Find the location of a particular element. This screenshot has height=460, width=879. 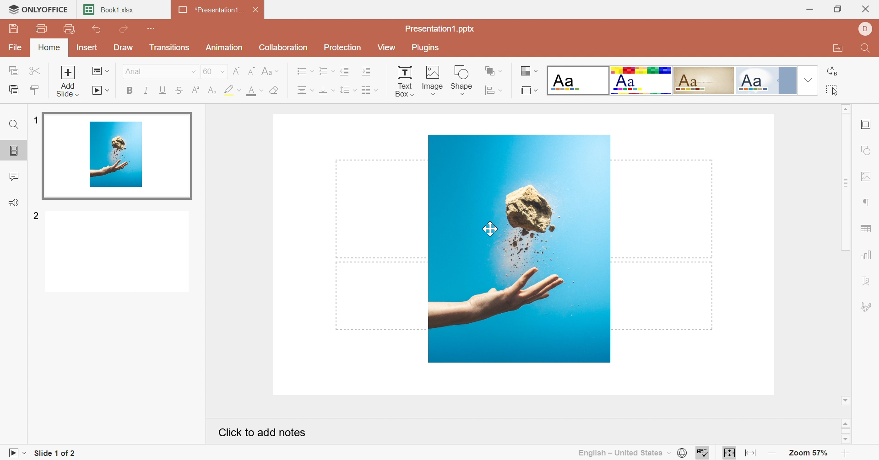

Line spacing is located at coordinates (348, 90).